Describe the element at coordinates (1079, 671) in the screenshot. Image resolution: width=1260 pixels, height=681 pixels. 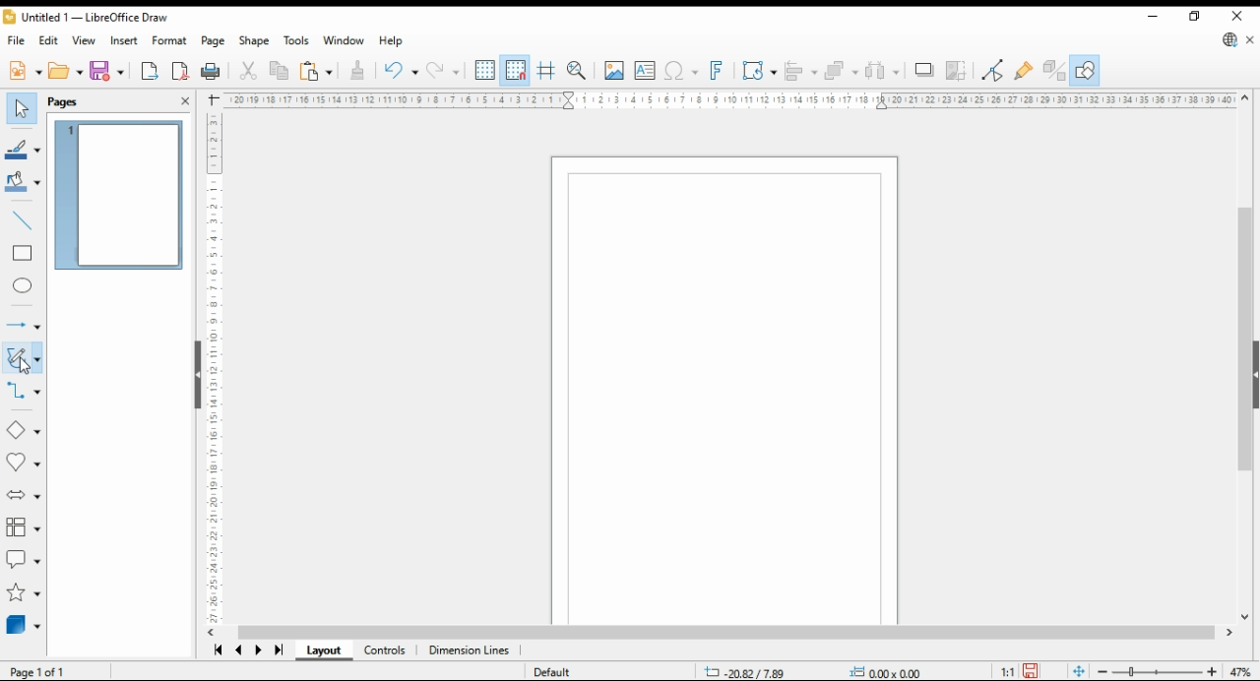
I see `fit document to window` at that location.